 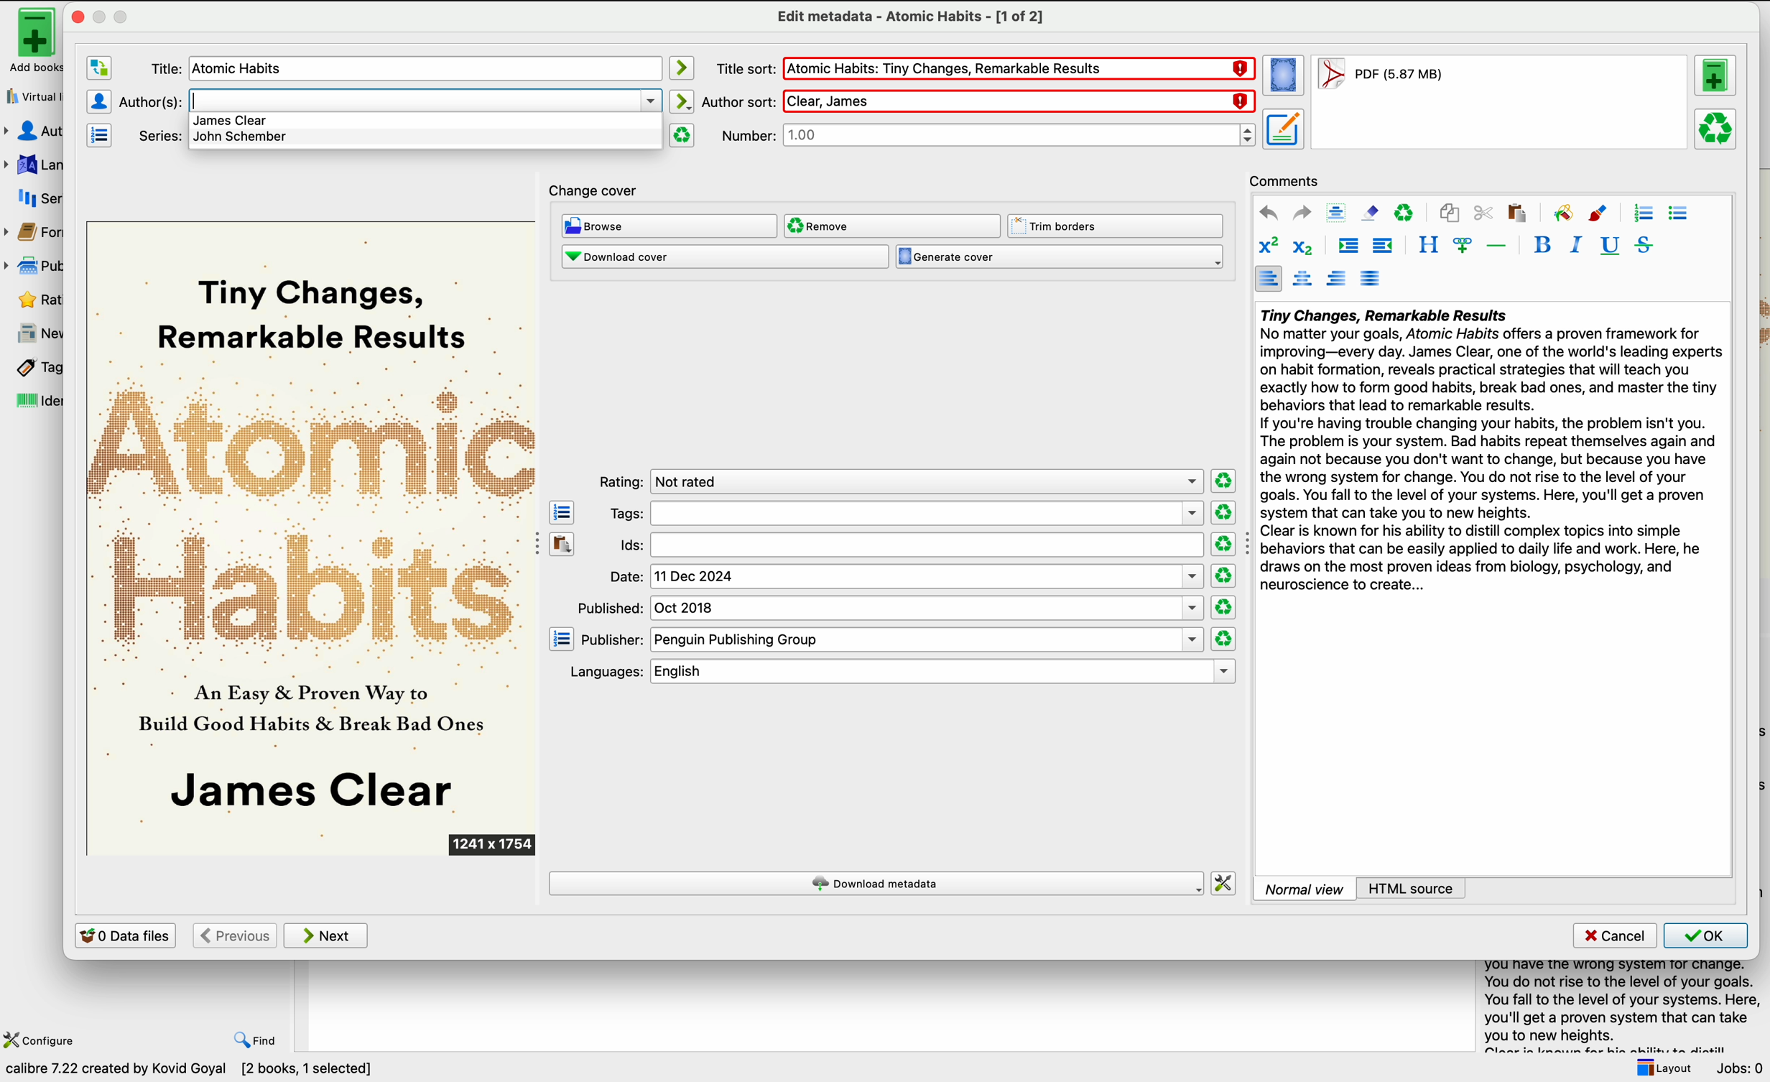 What do you see at coordinates (230, 121) in the screenshot?
I see `james clear author` at bounding box center [230, 121].